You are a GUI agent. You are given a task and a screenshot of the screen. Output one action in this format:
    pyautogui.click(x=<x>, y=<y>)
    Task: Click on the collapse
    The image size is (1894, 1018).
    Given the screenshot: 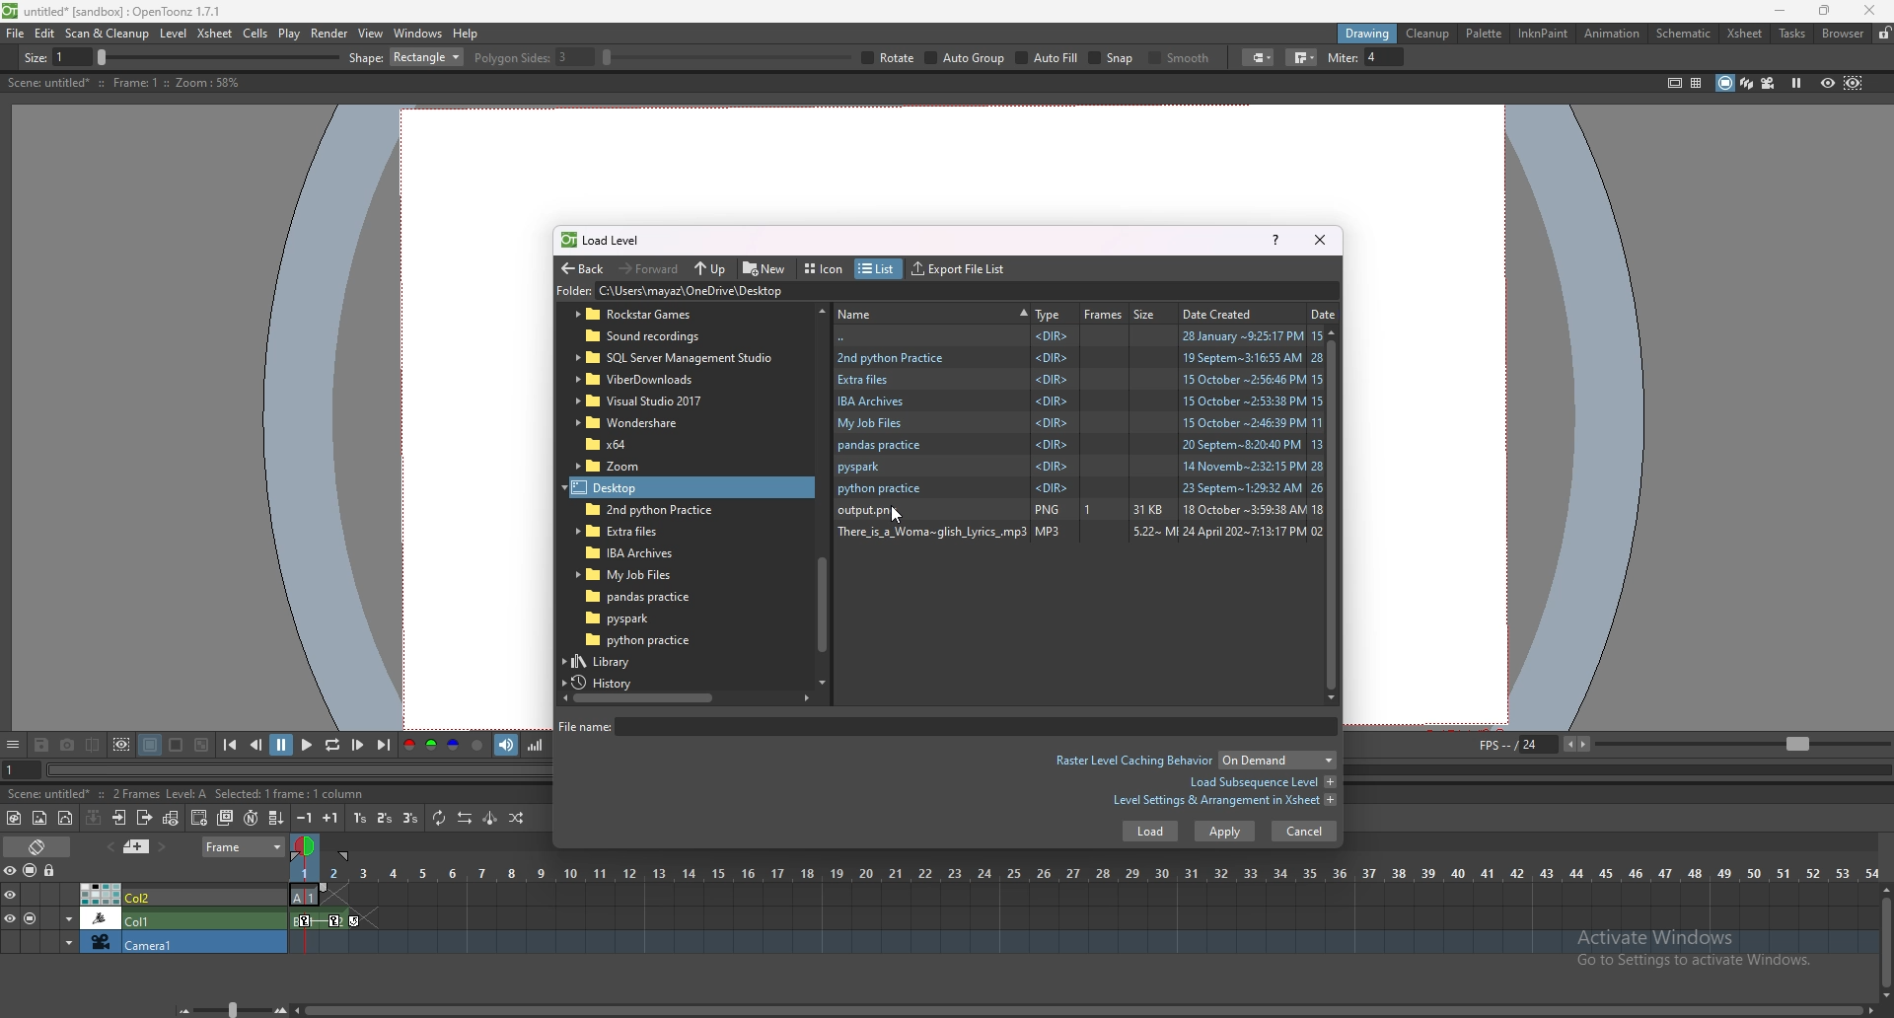 What is the action you would take?
    pyautogui.click(x=93, y=817)
    